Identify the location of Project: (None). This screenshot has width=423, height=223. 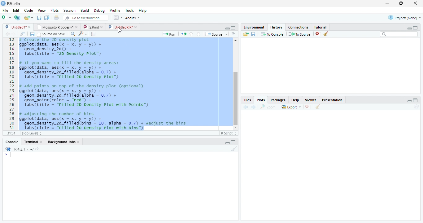
(404, 18).